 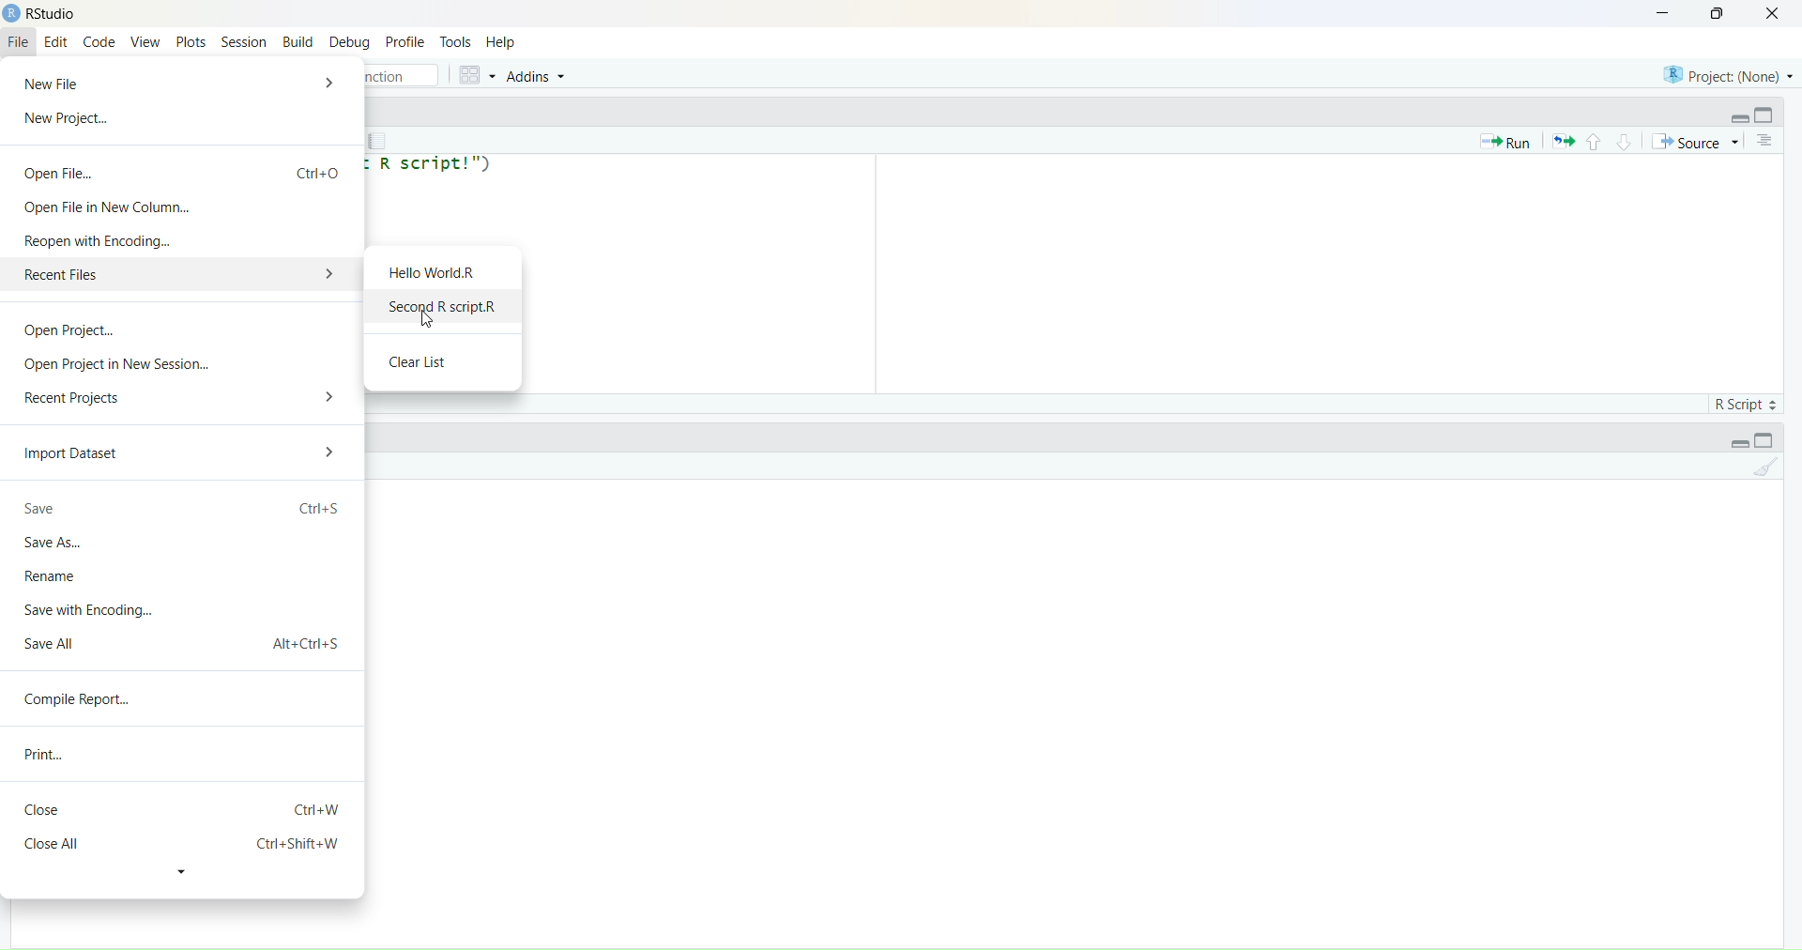 I want to click on Source the contents of the active document, so click(x=1695, y=143).